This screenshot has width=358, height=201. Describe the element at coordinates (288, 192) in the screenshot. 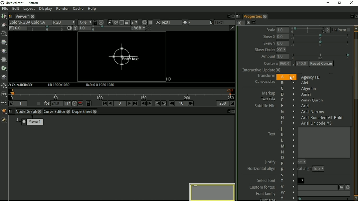

I see `W` at that location.